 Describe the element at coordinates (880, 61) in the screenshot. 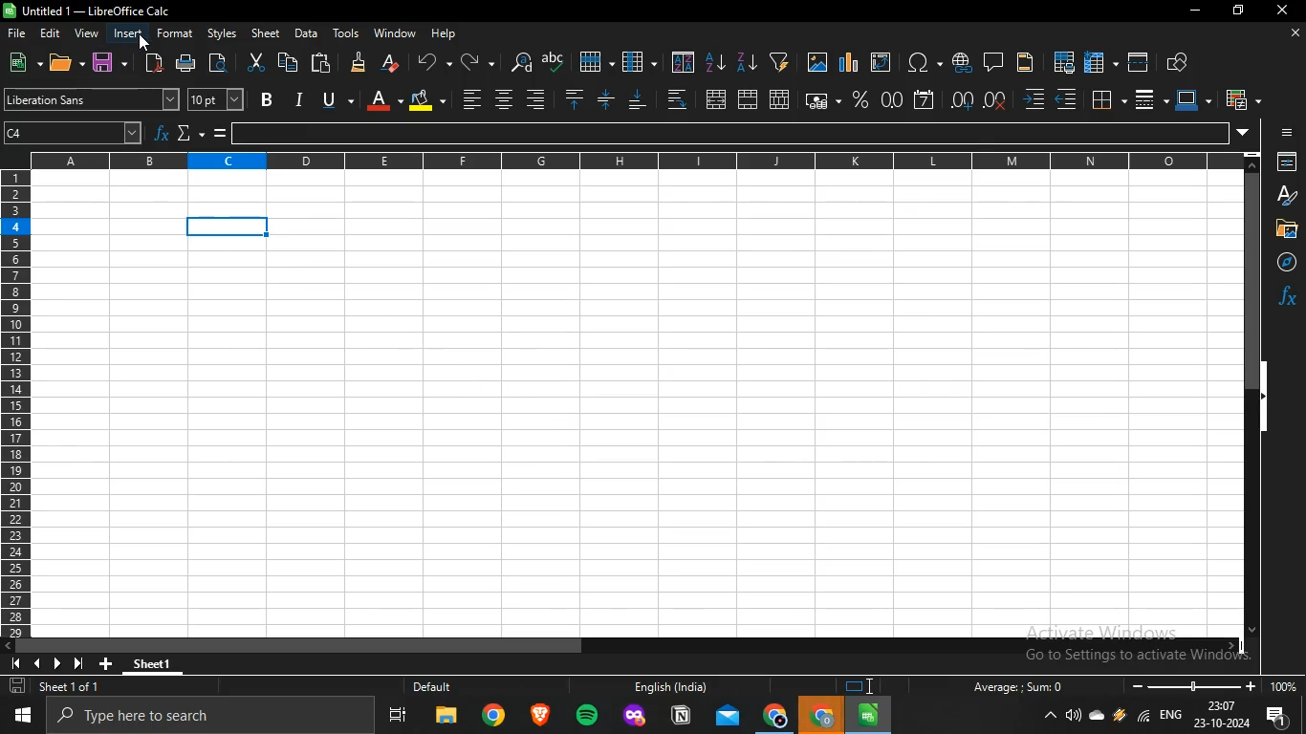

I see `insert or edit pivot table` at that location.